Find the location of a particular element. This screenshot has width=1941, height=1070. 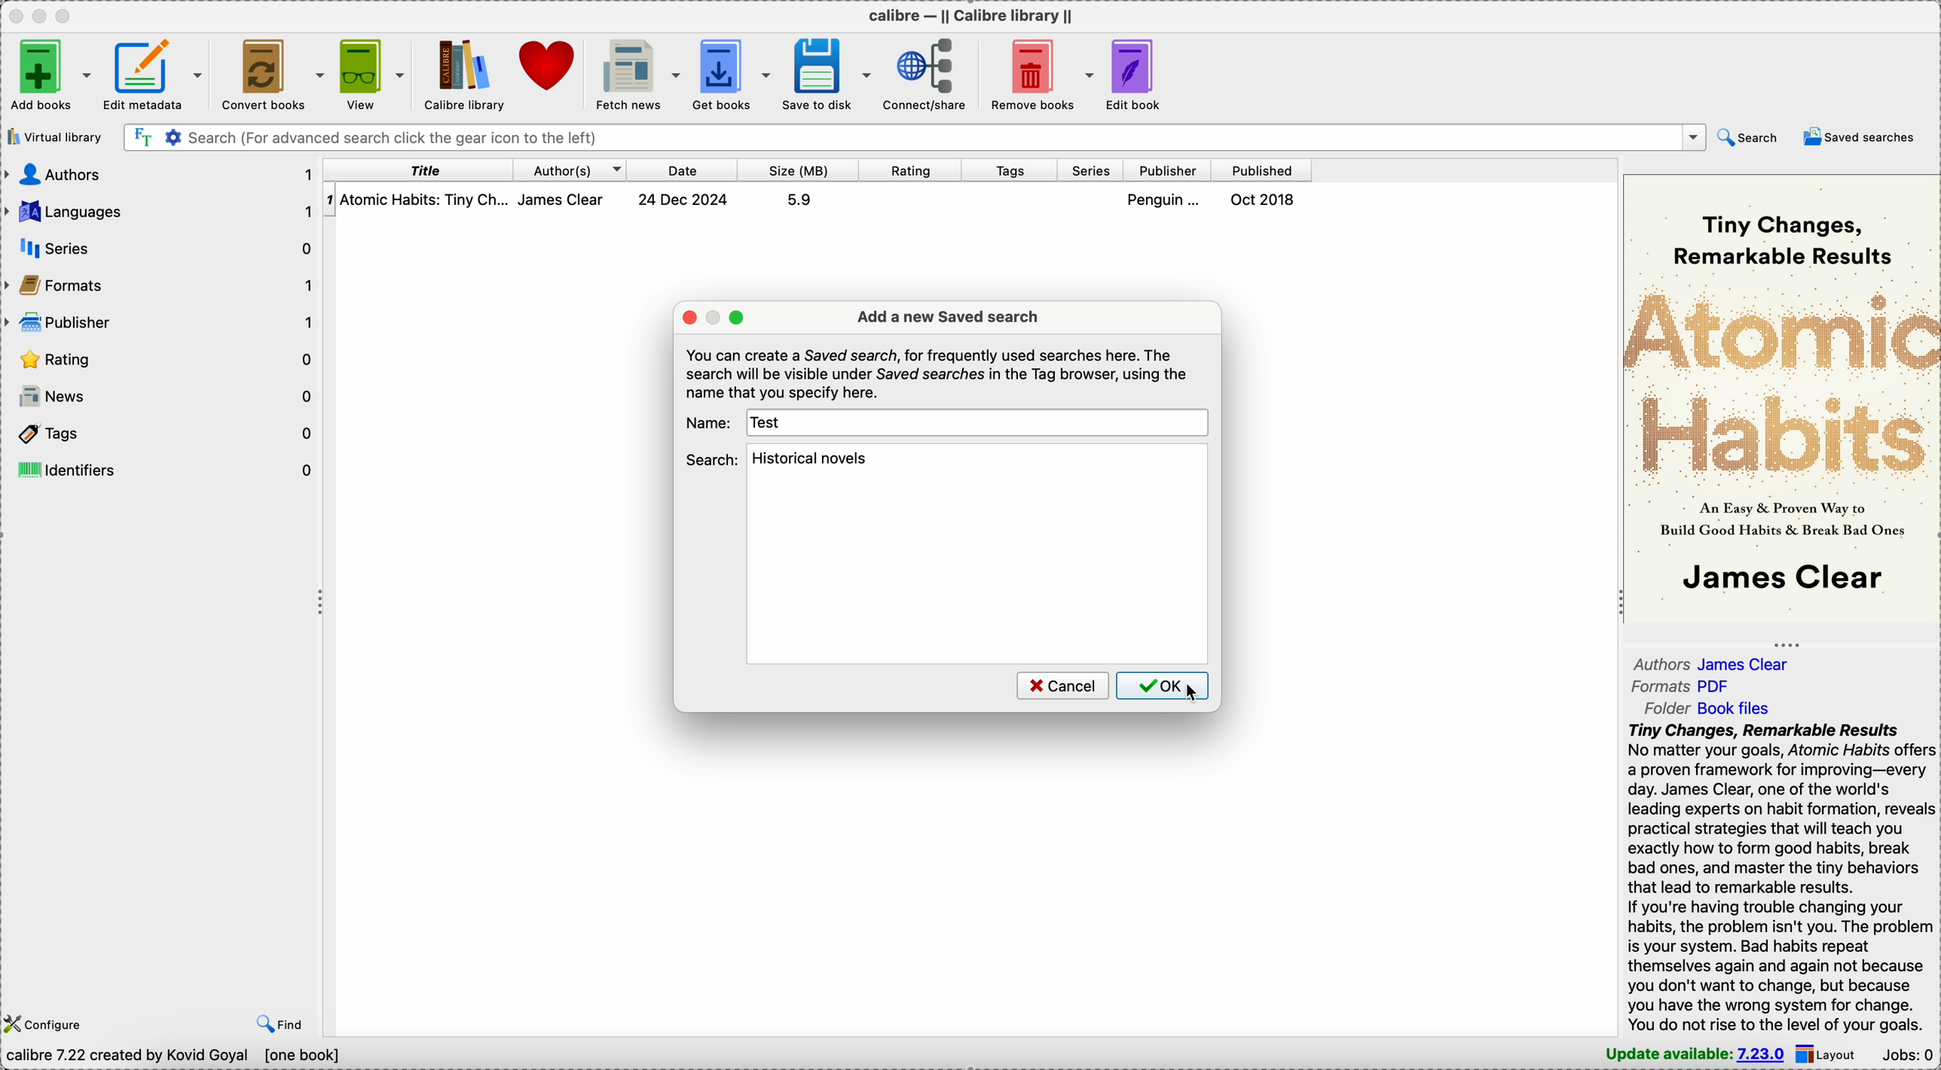

fetch news is located at coordinates (640, 72).